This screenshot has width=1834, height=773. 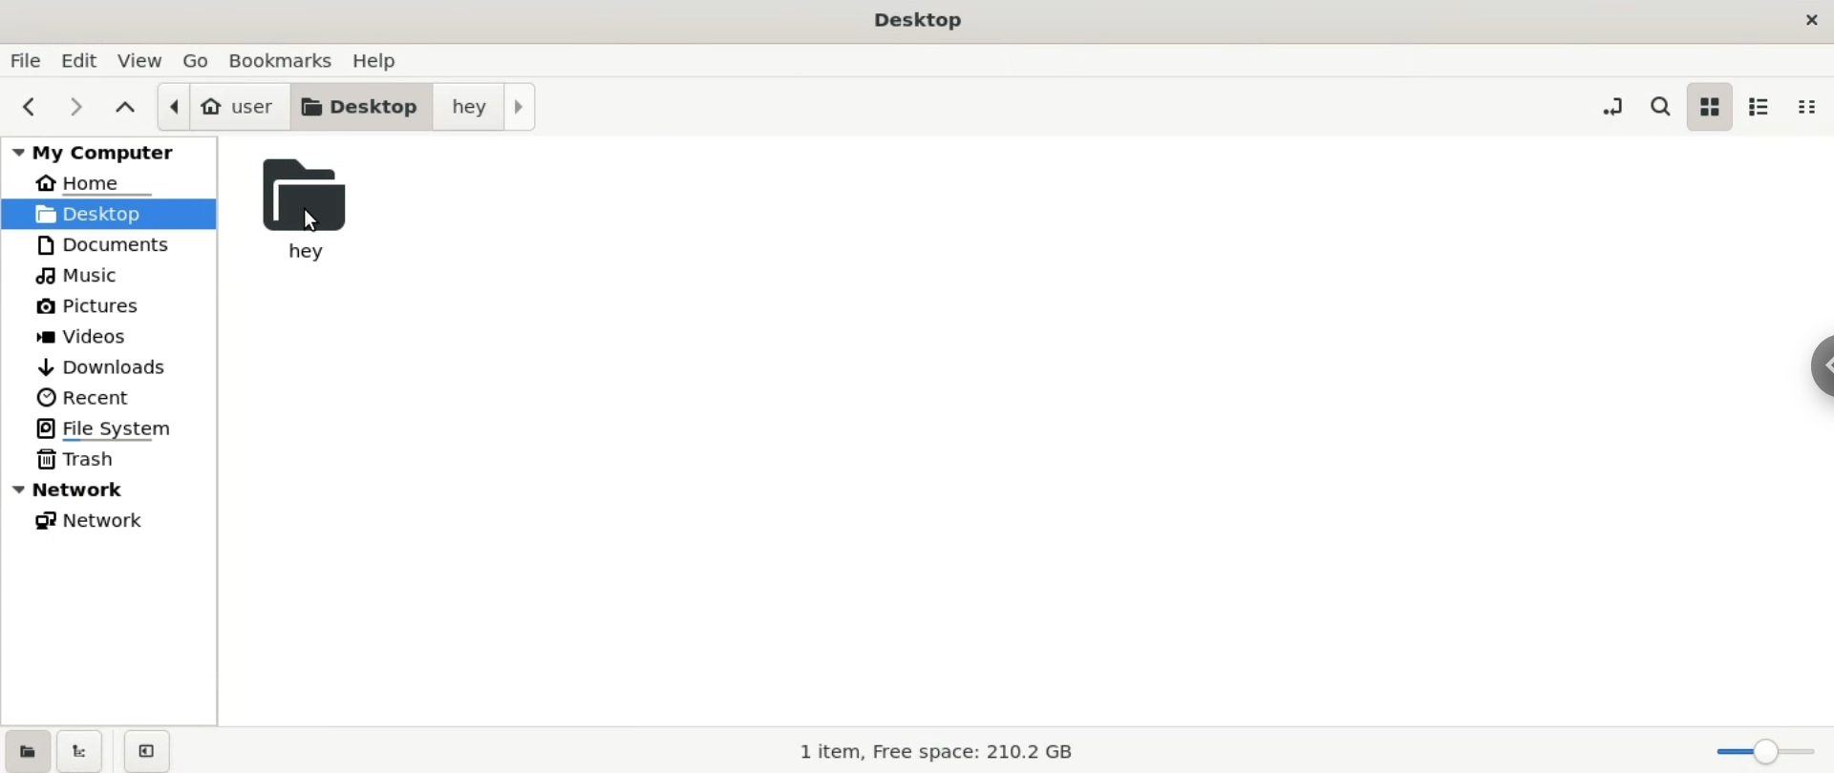 I want to click on network, so click(x=105, y=522).